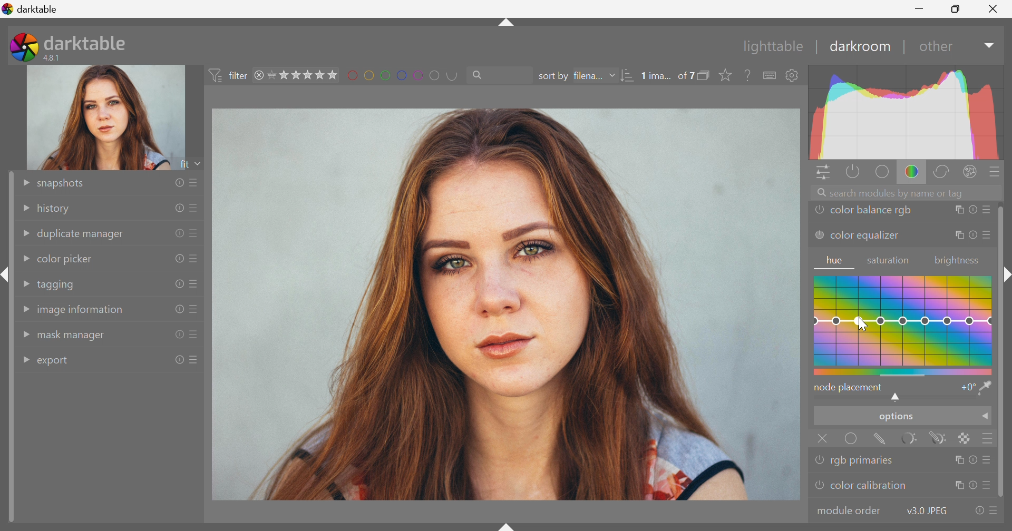 The width and height of the screenshot is (1012, 531). What do you see at coordinates (890, 261) in the screenshot?
I see `saturation` at bounding box center [890, 261].